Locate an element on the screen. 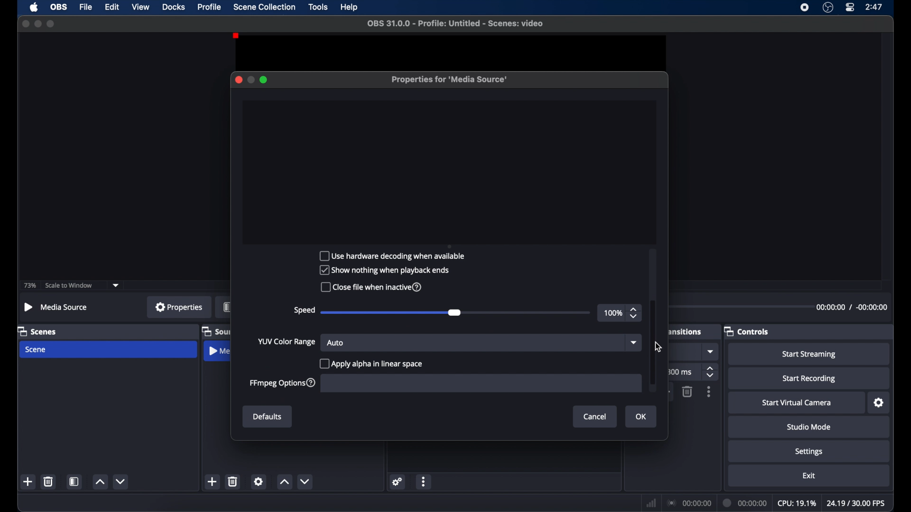  auto is located at coordinates (335, 342).